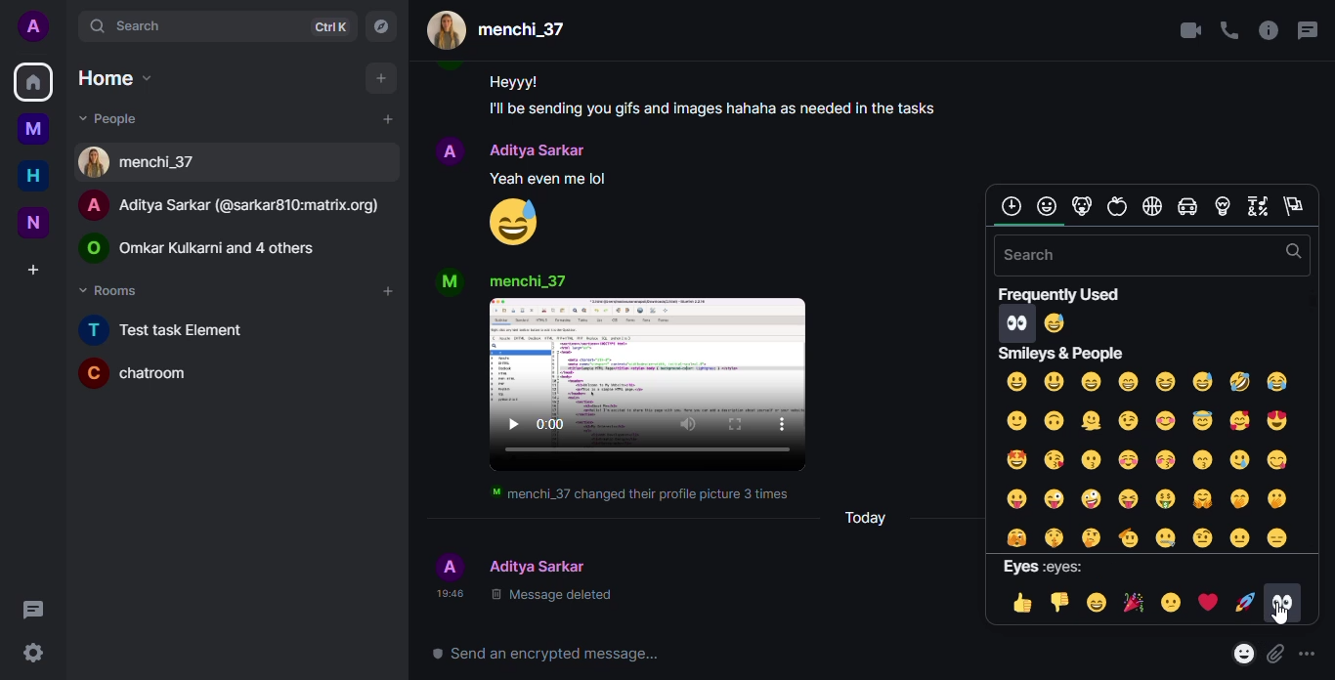 This screenshot has height=680, width=1335. I want to click on frequently used, so click(1061, 295).